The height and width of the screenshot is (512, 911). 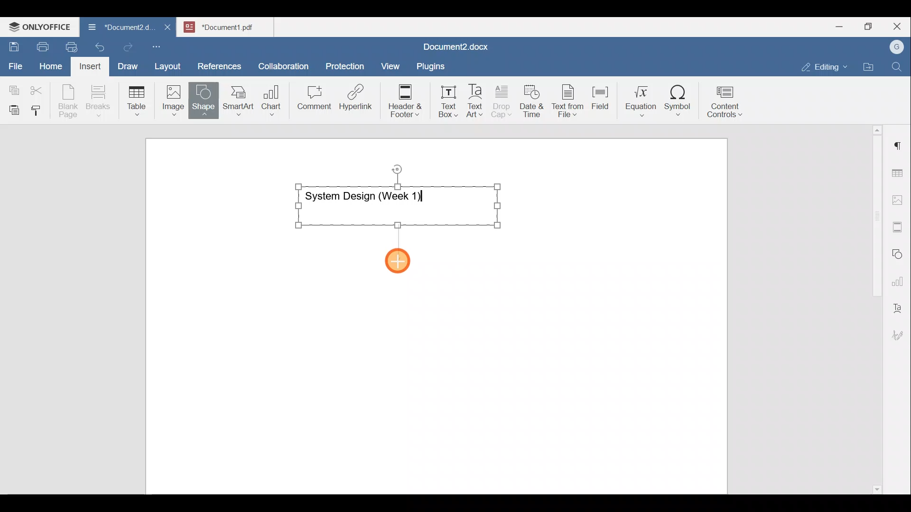 I want to click on Chart settings, so click(x=900, y=277).